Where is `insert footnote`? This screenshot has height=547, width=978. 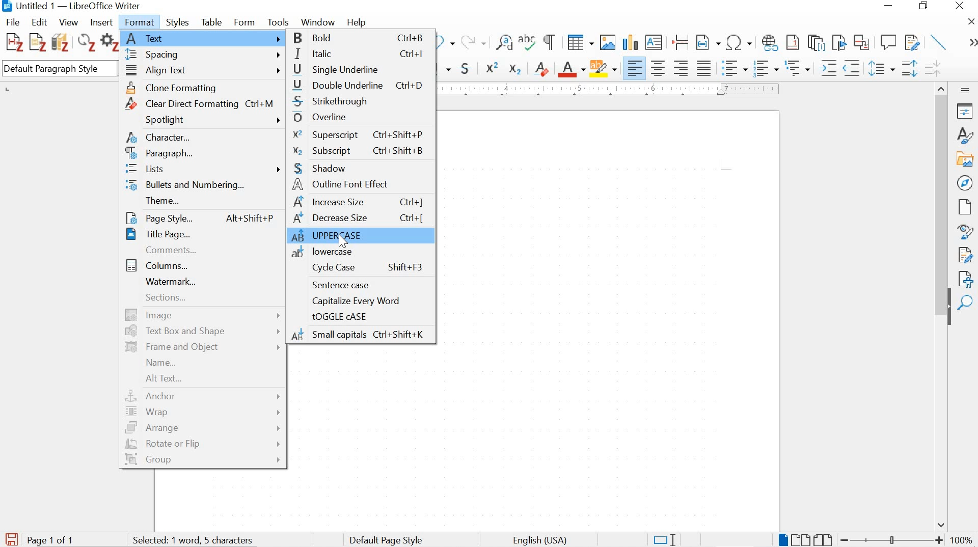
insert footnote is located at coordinates (770, 43).